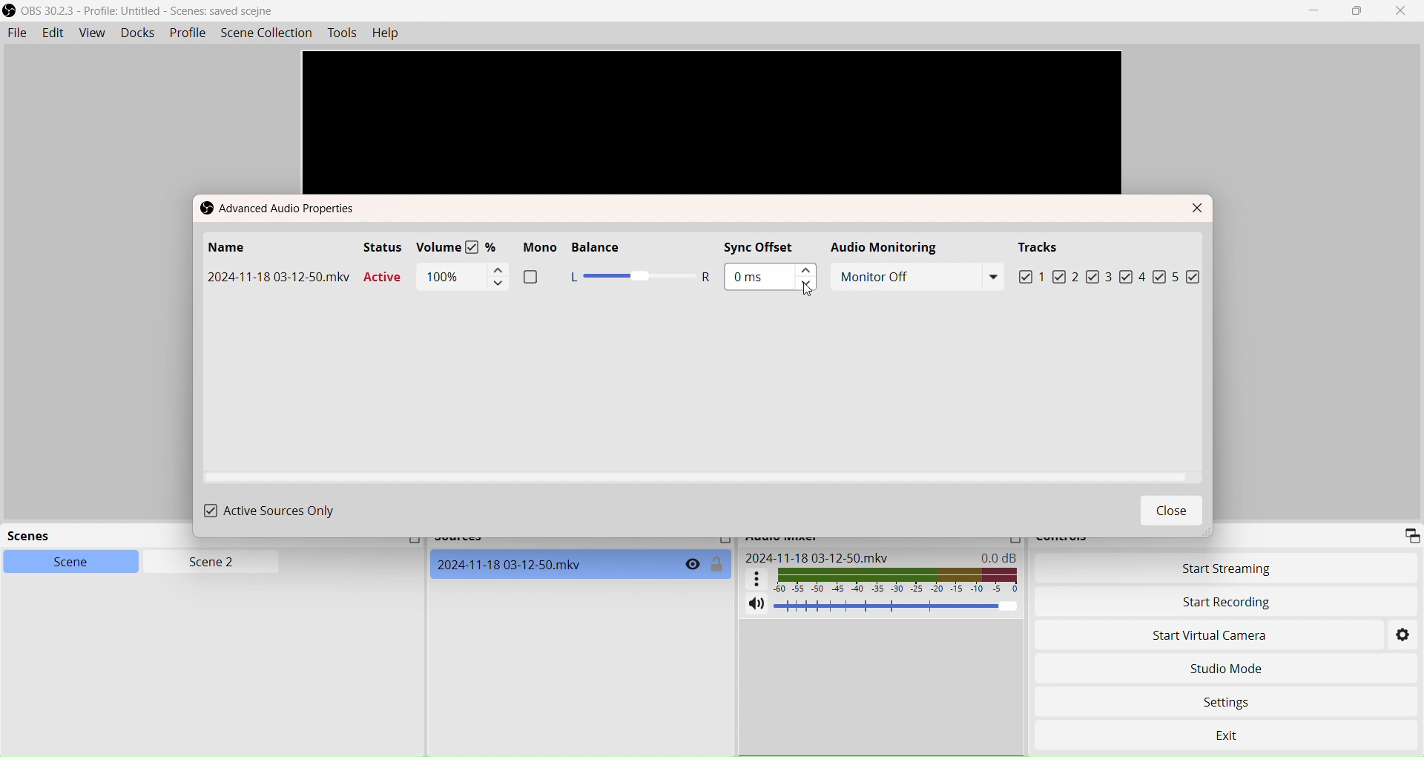  I want to click on Audio graph, so click(883, 579).